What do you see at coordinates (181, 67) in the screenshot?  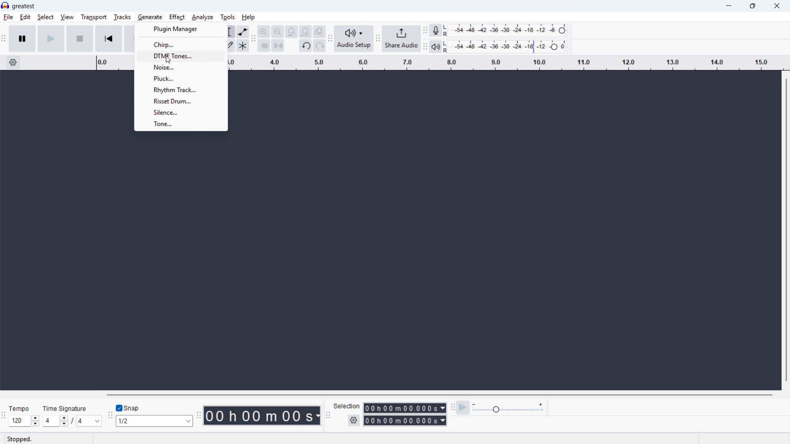 I see `Noise ` at bounding box center [181, 67].